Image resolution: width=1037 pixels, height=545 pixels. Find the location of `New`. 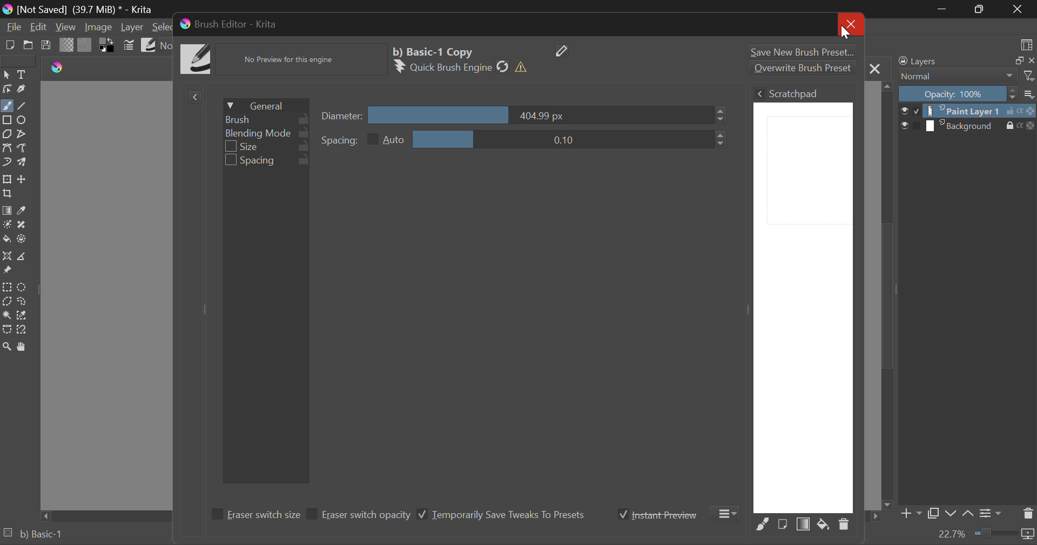

New is located at coordinates (10, 44).